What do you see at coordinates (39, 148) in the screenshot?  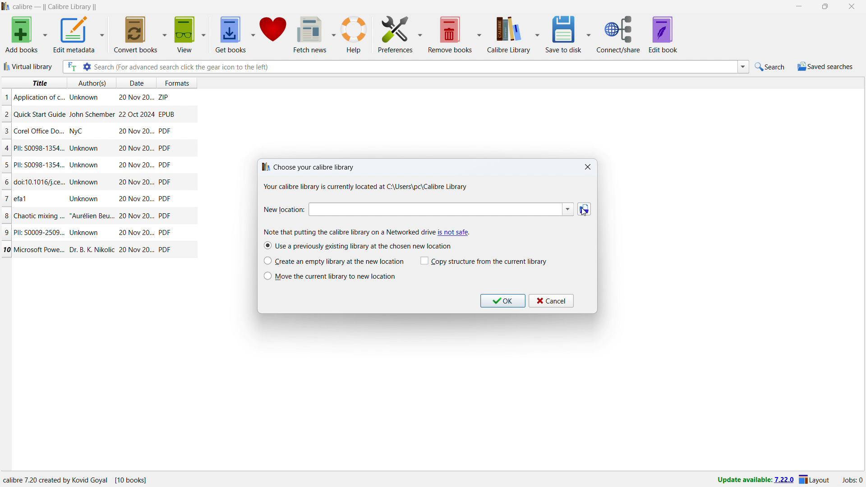 I see `Title` at bounding box center [39, 148].